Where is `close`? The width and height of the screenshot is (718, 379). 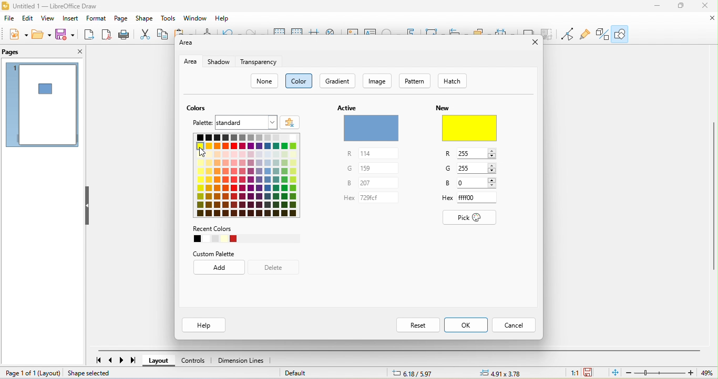 close is located at coordinates (706, 6).